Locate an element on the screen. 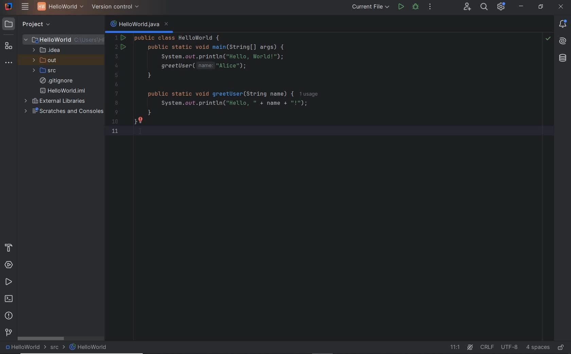  build is located at coordinates (10, 248).